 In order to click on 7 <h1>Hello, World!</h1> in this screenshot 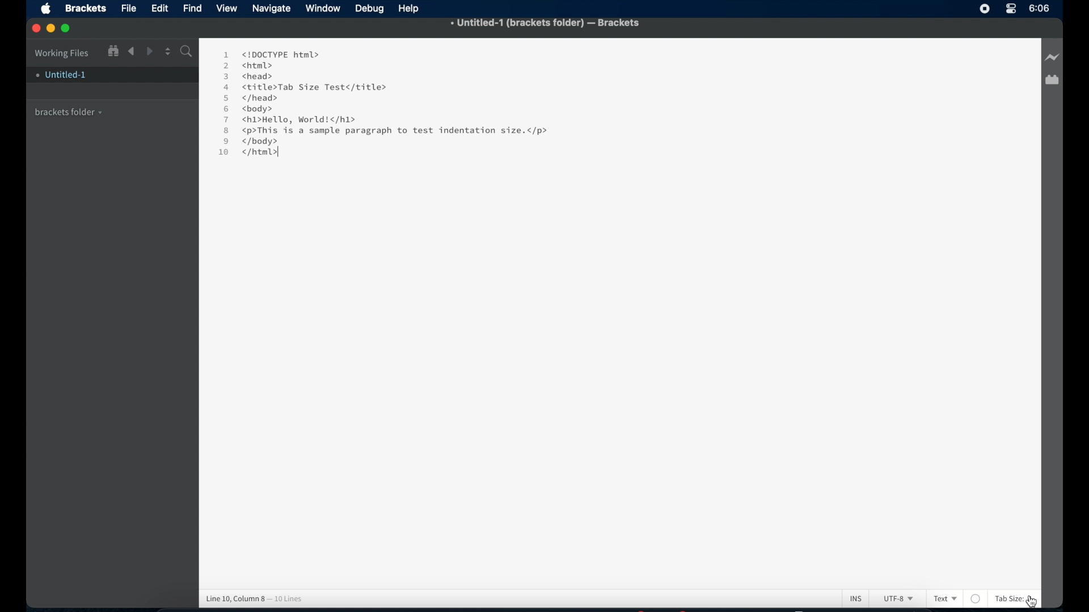, I will do `click(292, 120)`.